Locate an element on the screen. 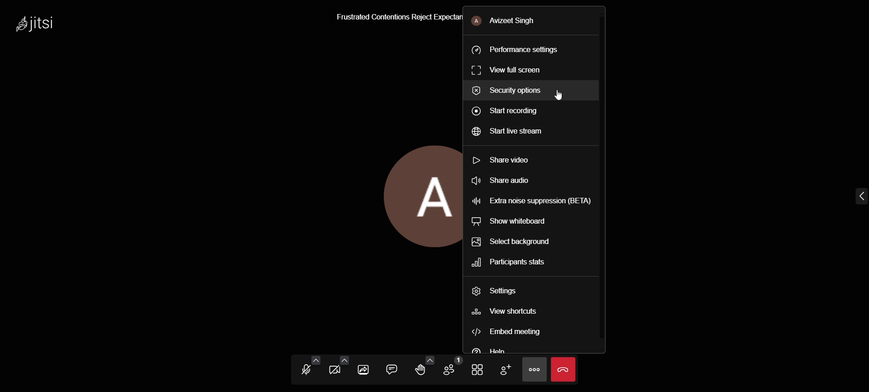  select background is located at coordinates (510, 243).